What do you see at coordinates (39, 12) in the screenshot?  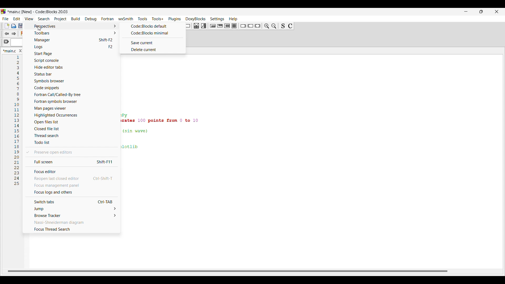 I see `Project name, software name and version` at bounding box center [39, 12].